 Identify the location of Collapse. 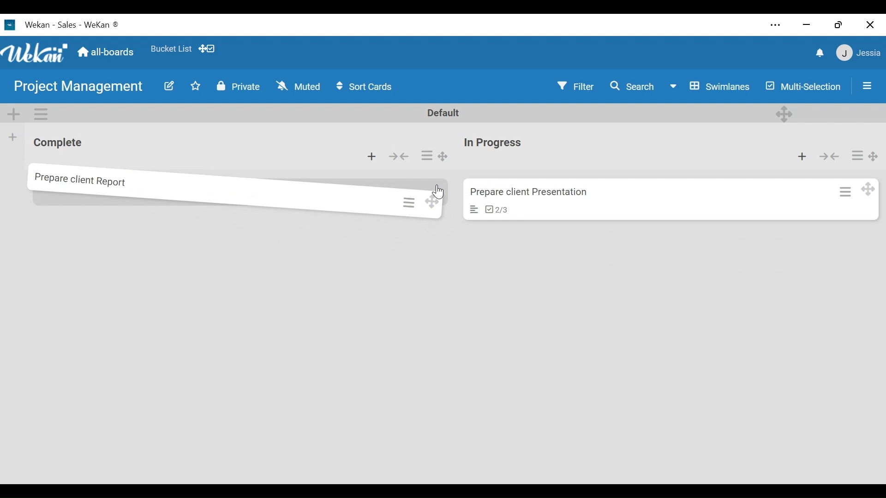
(401, 157).